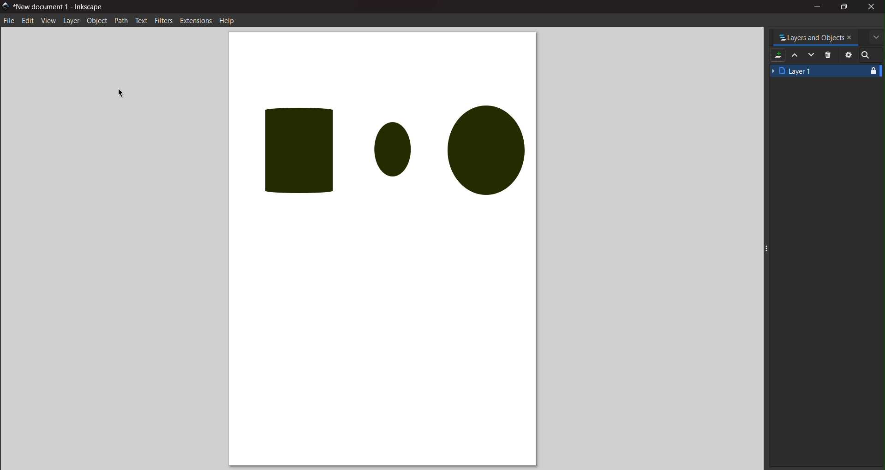  I want to click on setting, so click(848, 55).